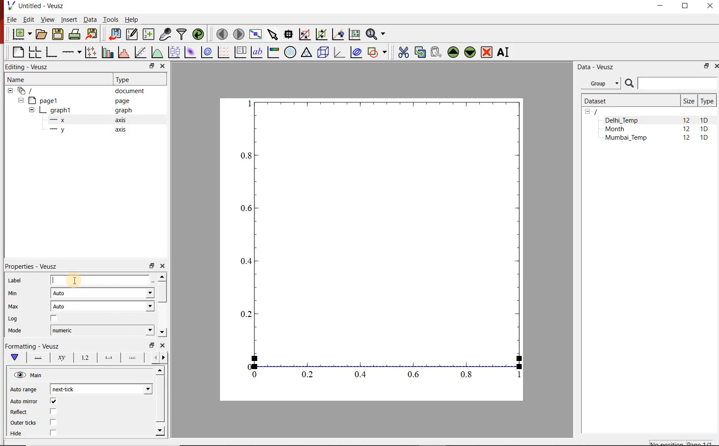 Image resolution: width=719 pixels, height=446 pixels. I want to click on Ternary graph, so click(306, 53).